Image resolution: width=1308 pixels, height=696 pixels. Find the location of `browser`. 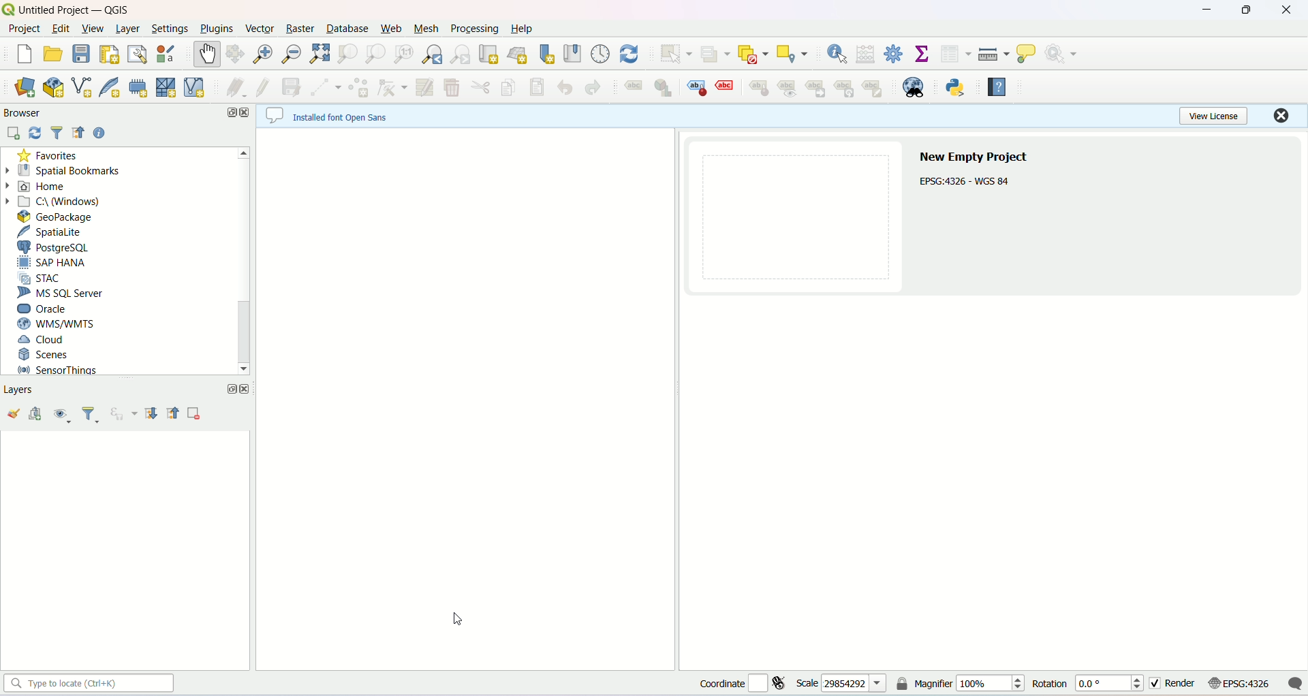

browser is located at coordinates (25, 113).